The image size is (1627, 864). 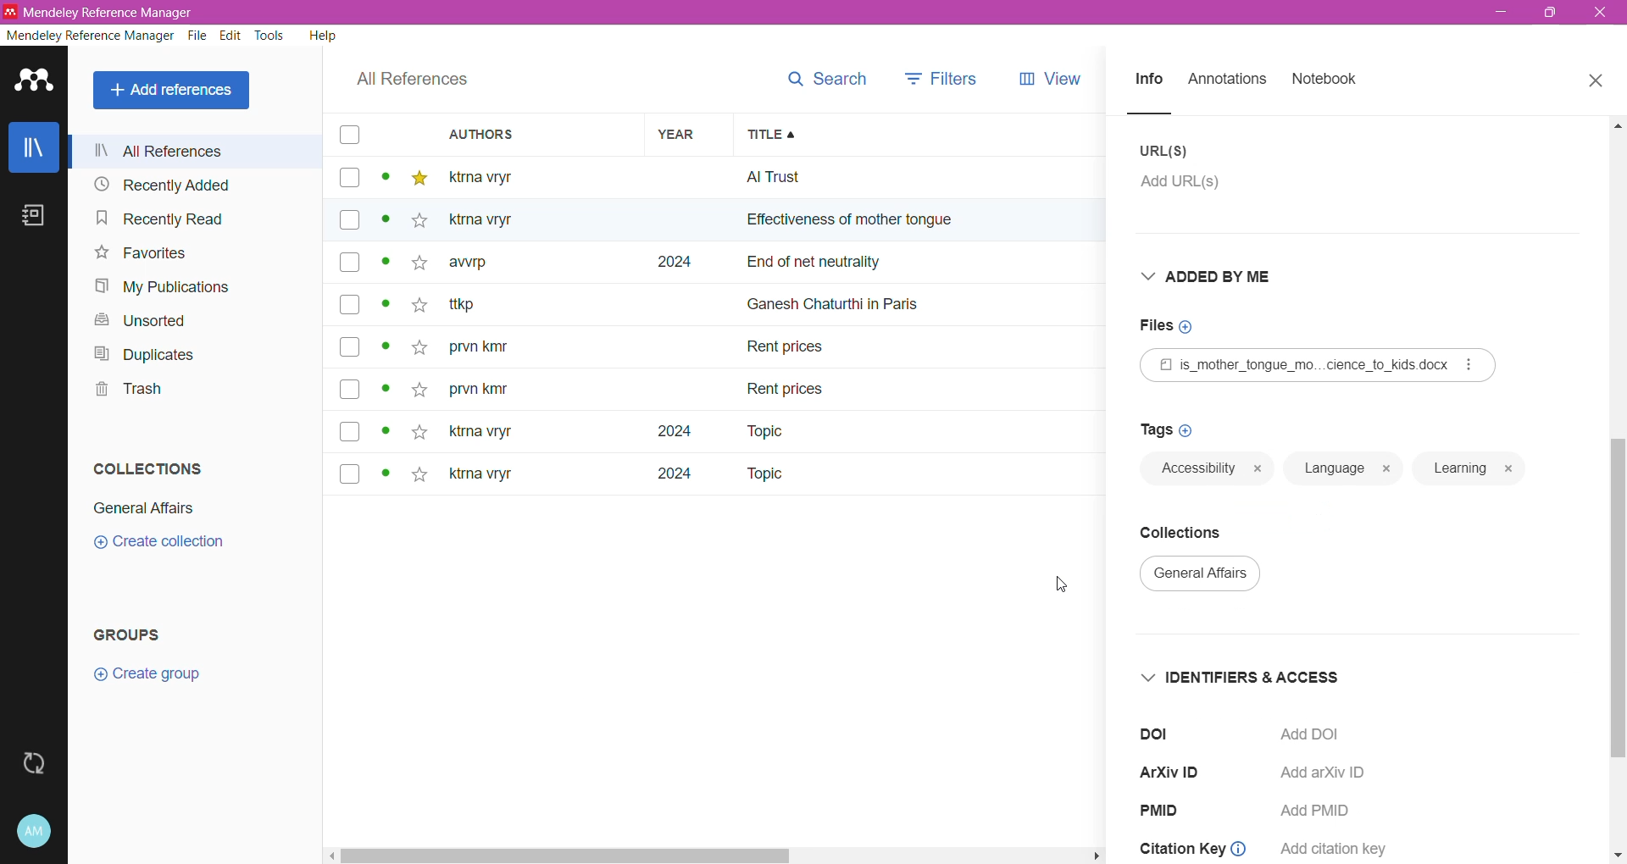 What do you see at coordinates (1191, 186) in the screenshot?
I see `Click to add URL(s)` at bounding box center [1191, 186].